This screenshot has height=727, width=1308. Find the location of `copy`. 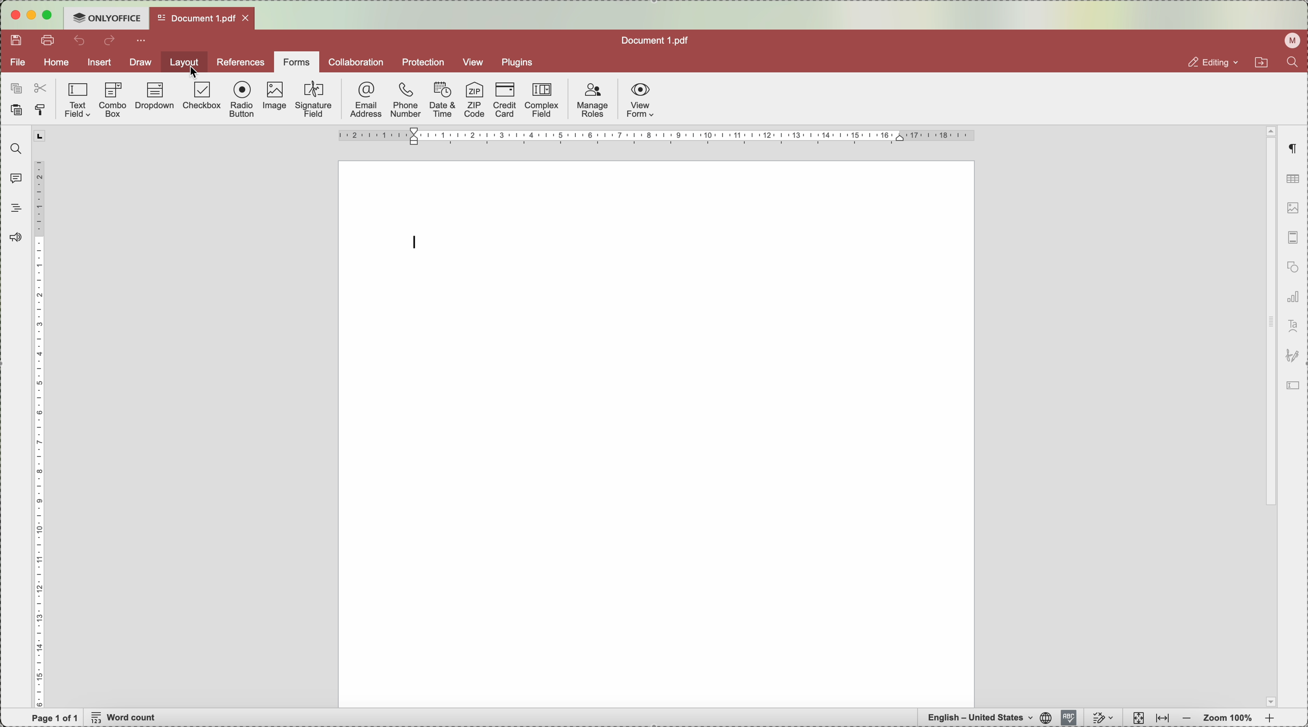

copy is located at coordinates (14, 86).